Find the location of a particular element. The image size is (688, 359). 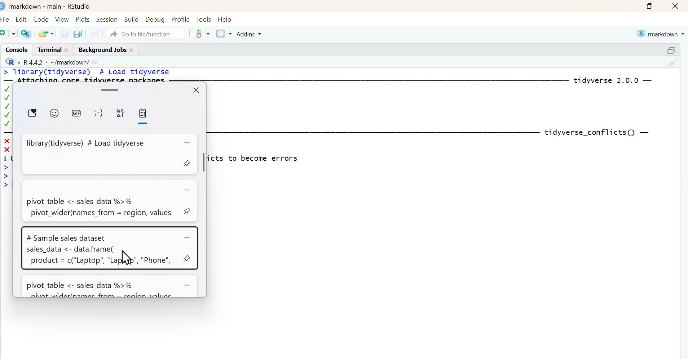

close is located at coordinates (197, 90).